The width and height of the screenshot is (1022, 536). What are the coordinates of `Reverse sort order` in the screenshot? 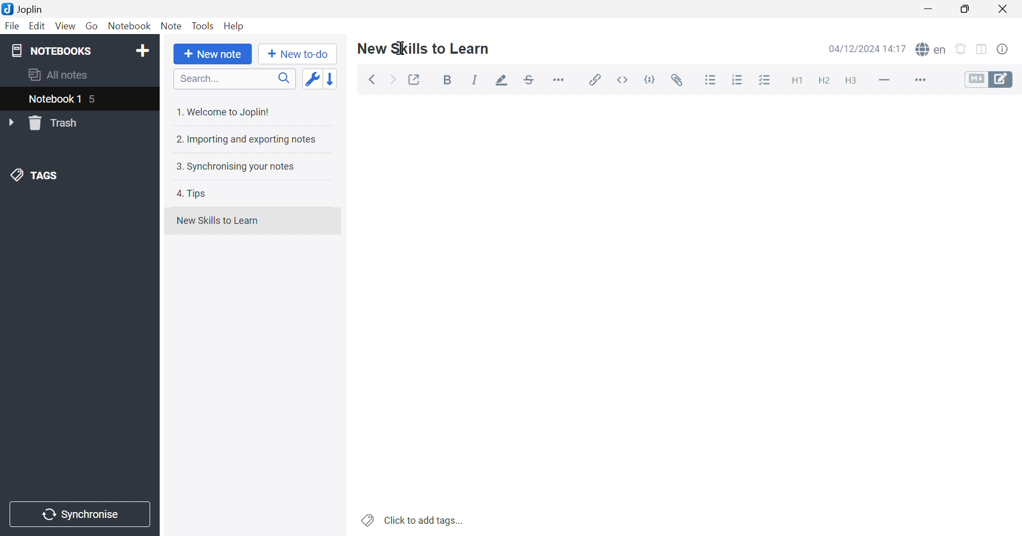 It's located at (333, 79).